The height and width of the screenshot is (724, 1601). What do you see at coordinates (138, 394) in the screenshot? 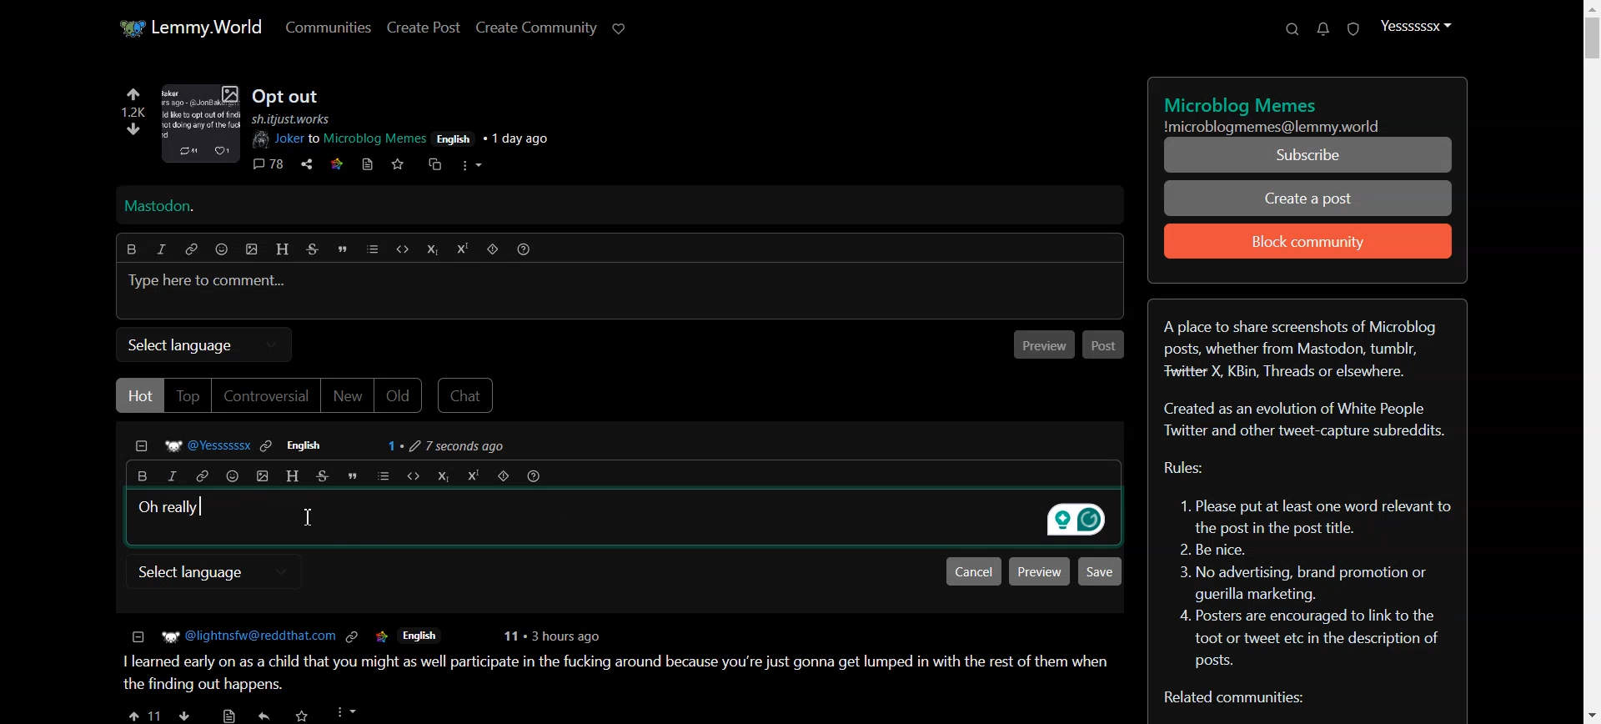
I see `Hot` at bounding box center [138, 394].